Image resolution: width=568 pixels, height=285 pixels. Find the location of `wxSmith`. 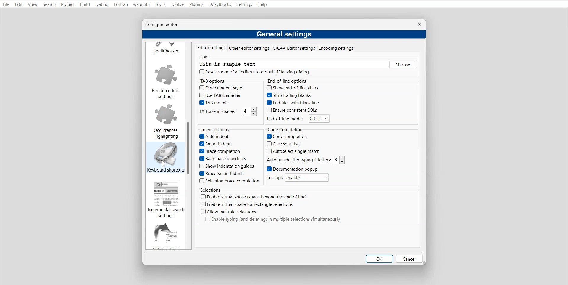

wxSmith is located at coordinates (141, 4).